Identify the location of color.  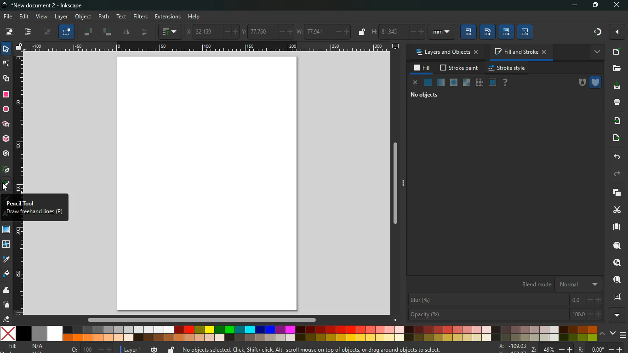
(298, 333).